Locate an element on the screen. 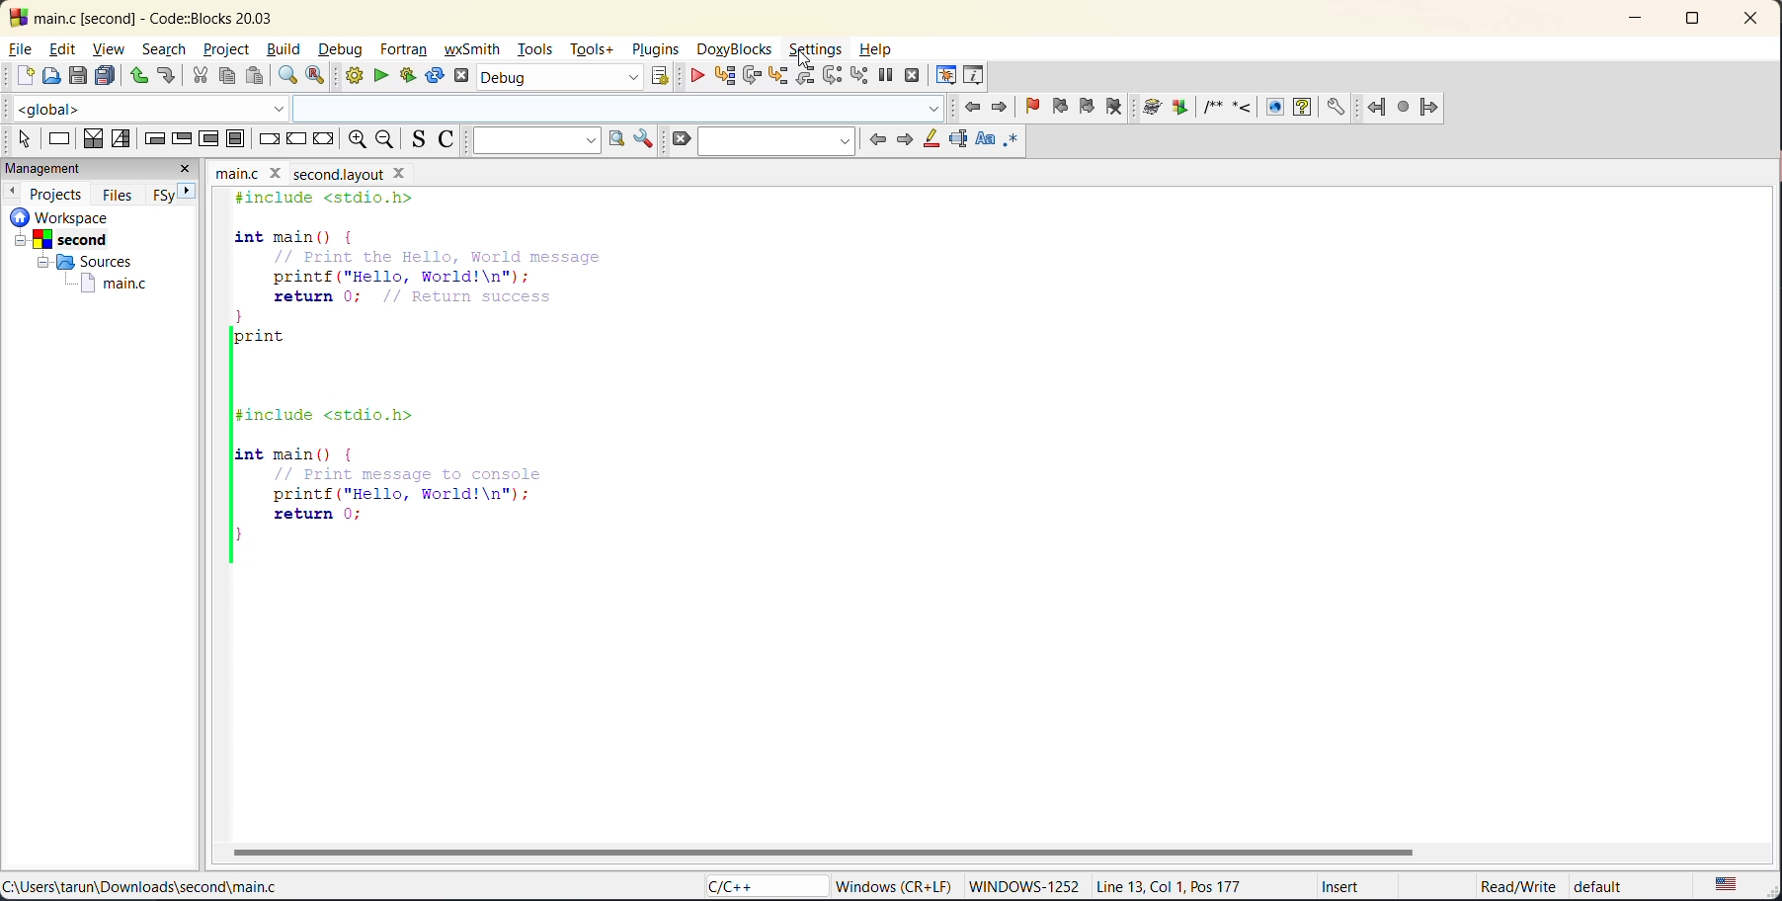  edit is located at coordinates (65, 51).